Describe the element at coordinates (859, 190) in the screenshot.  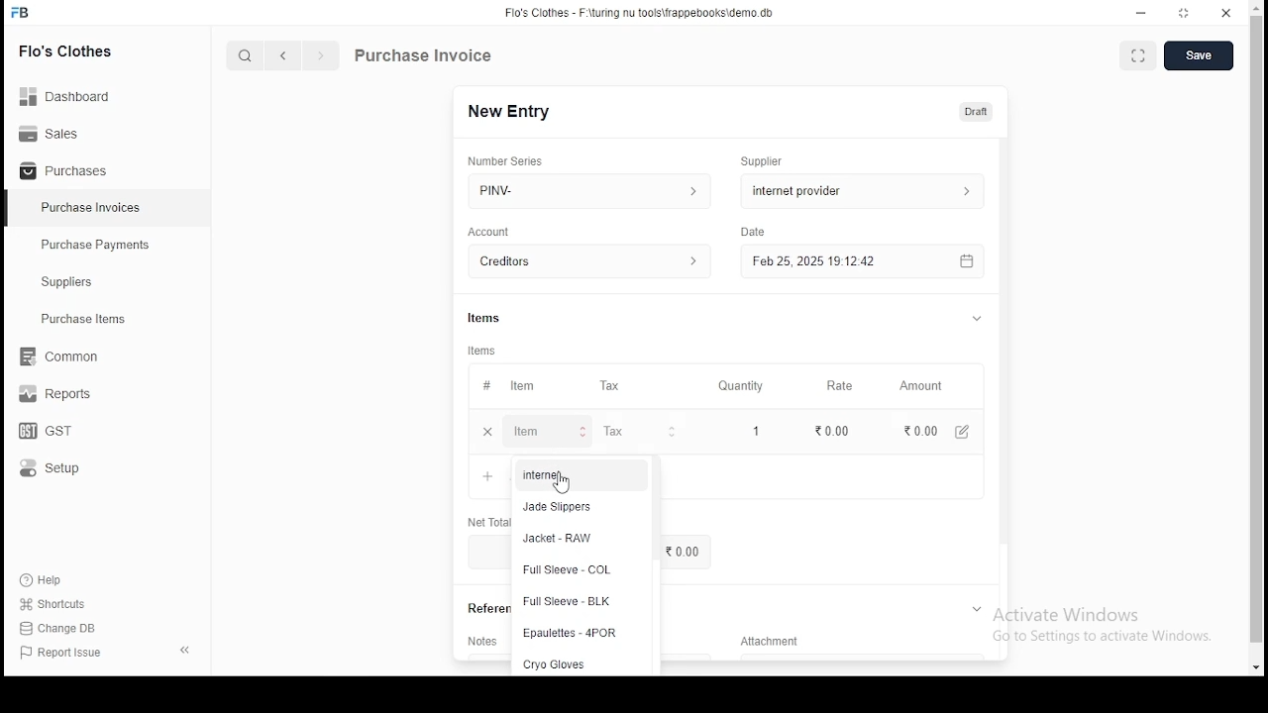
I see `supplier` at that location.